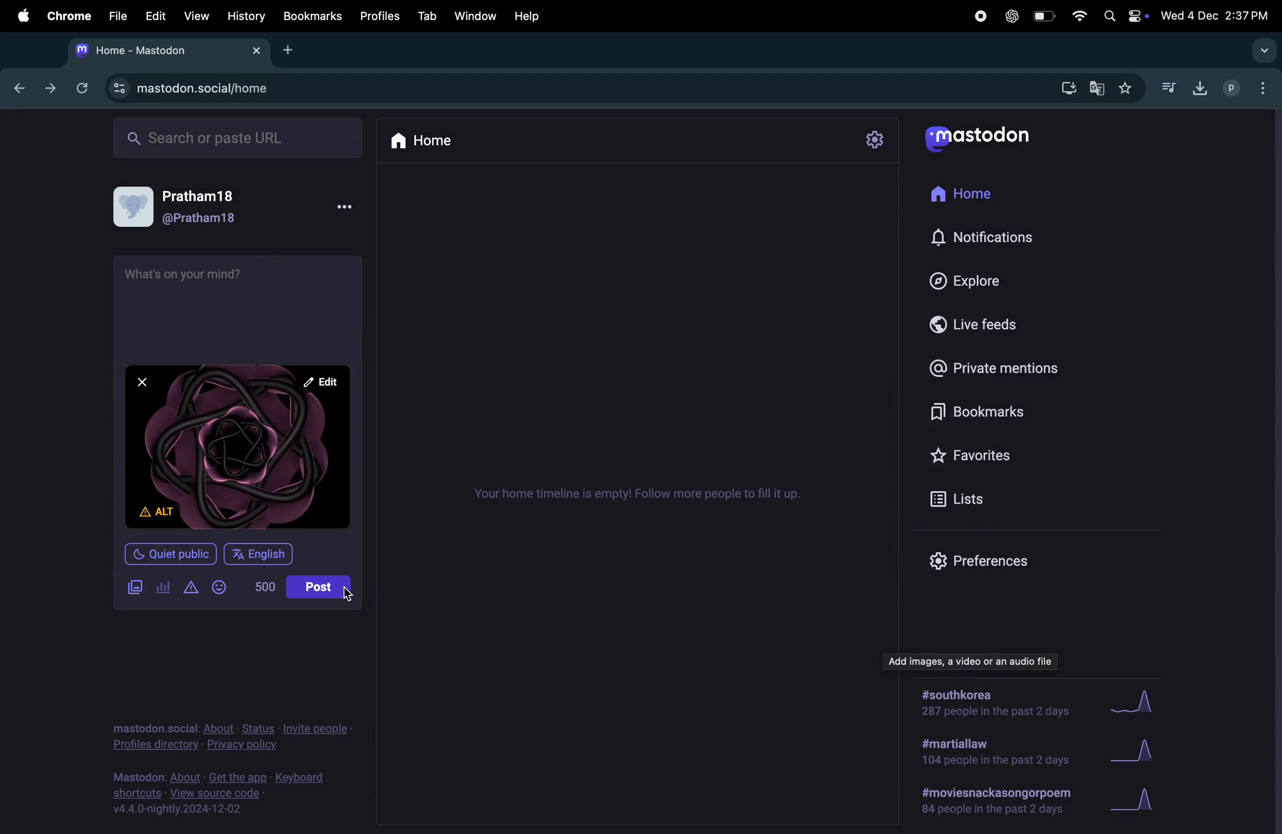  What do you see at coordinates (476, 15) in the screenshot?
I see `window` at bounding box center [476, 15].